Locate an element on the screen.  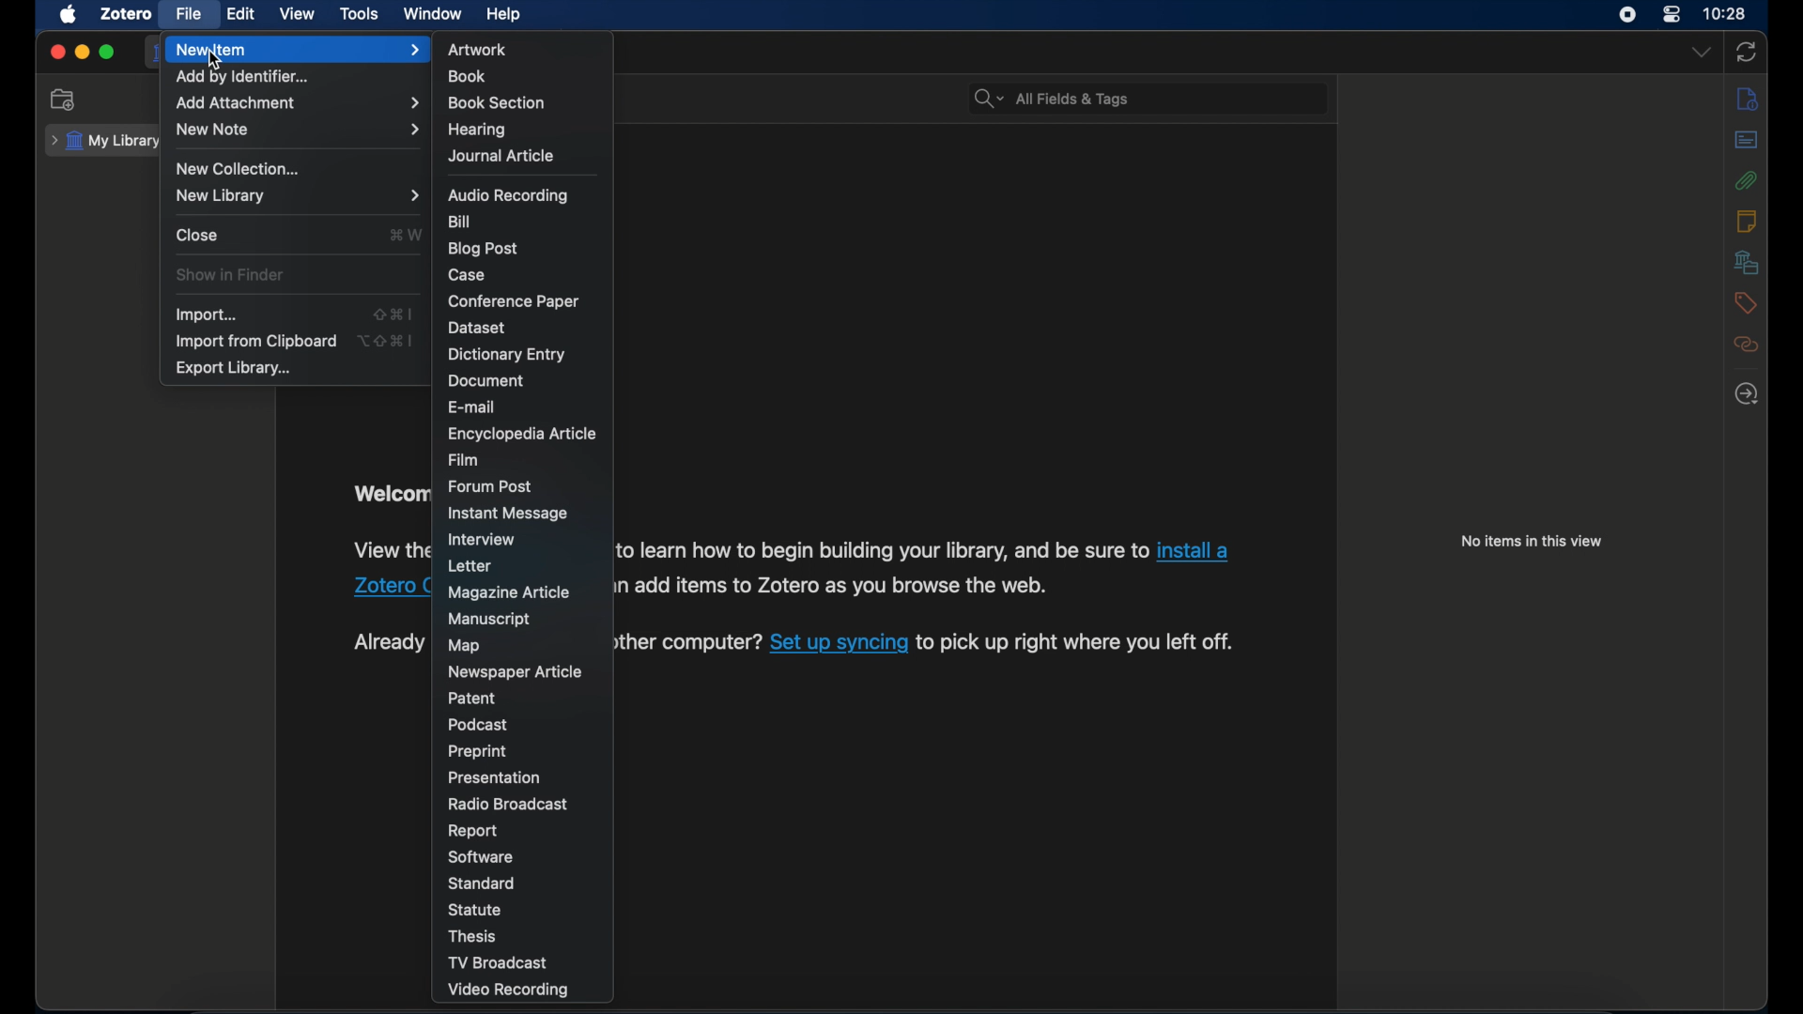
libraries is located at coordinates (1747, 263).